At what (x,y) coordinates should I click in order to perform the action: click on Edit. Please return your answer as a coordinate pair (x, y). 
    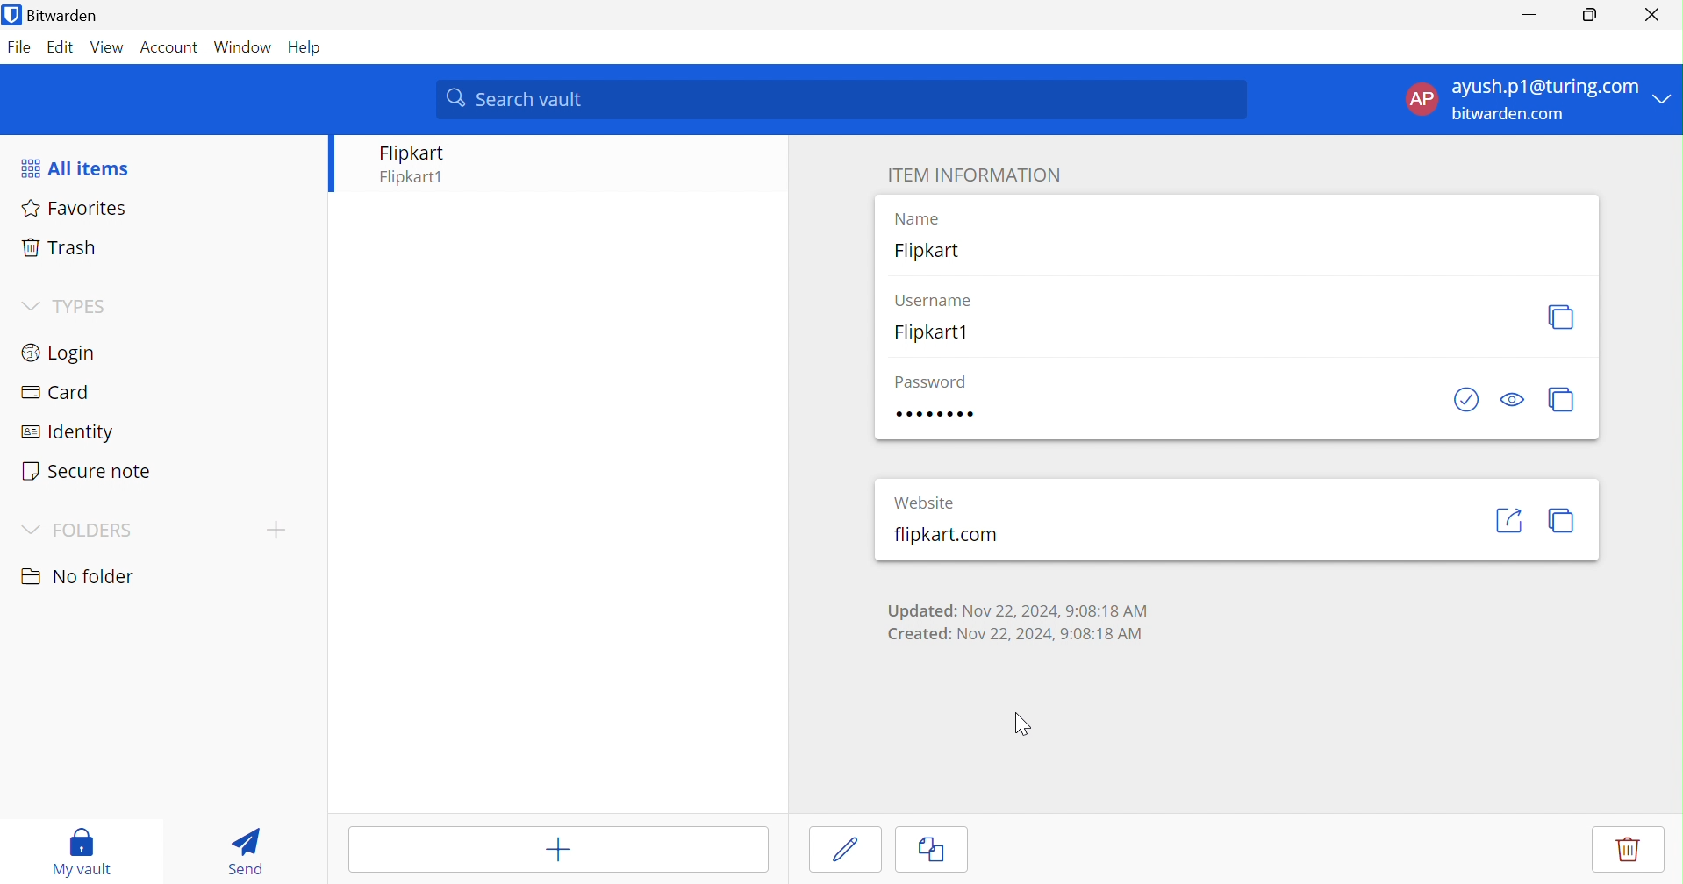
    Looking at the image, I should click on (839, 849).